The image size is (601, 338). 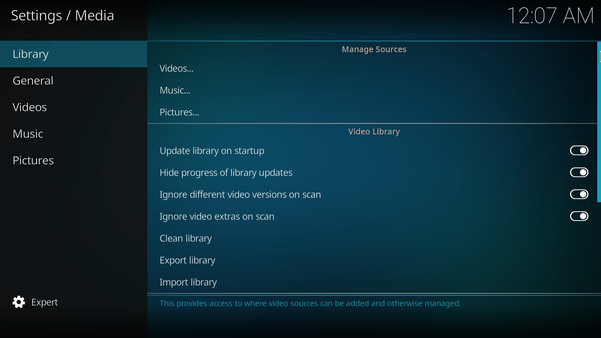 I want to click on click to enable, so click(x=578, y=196).